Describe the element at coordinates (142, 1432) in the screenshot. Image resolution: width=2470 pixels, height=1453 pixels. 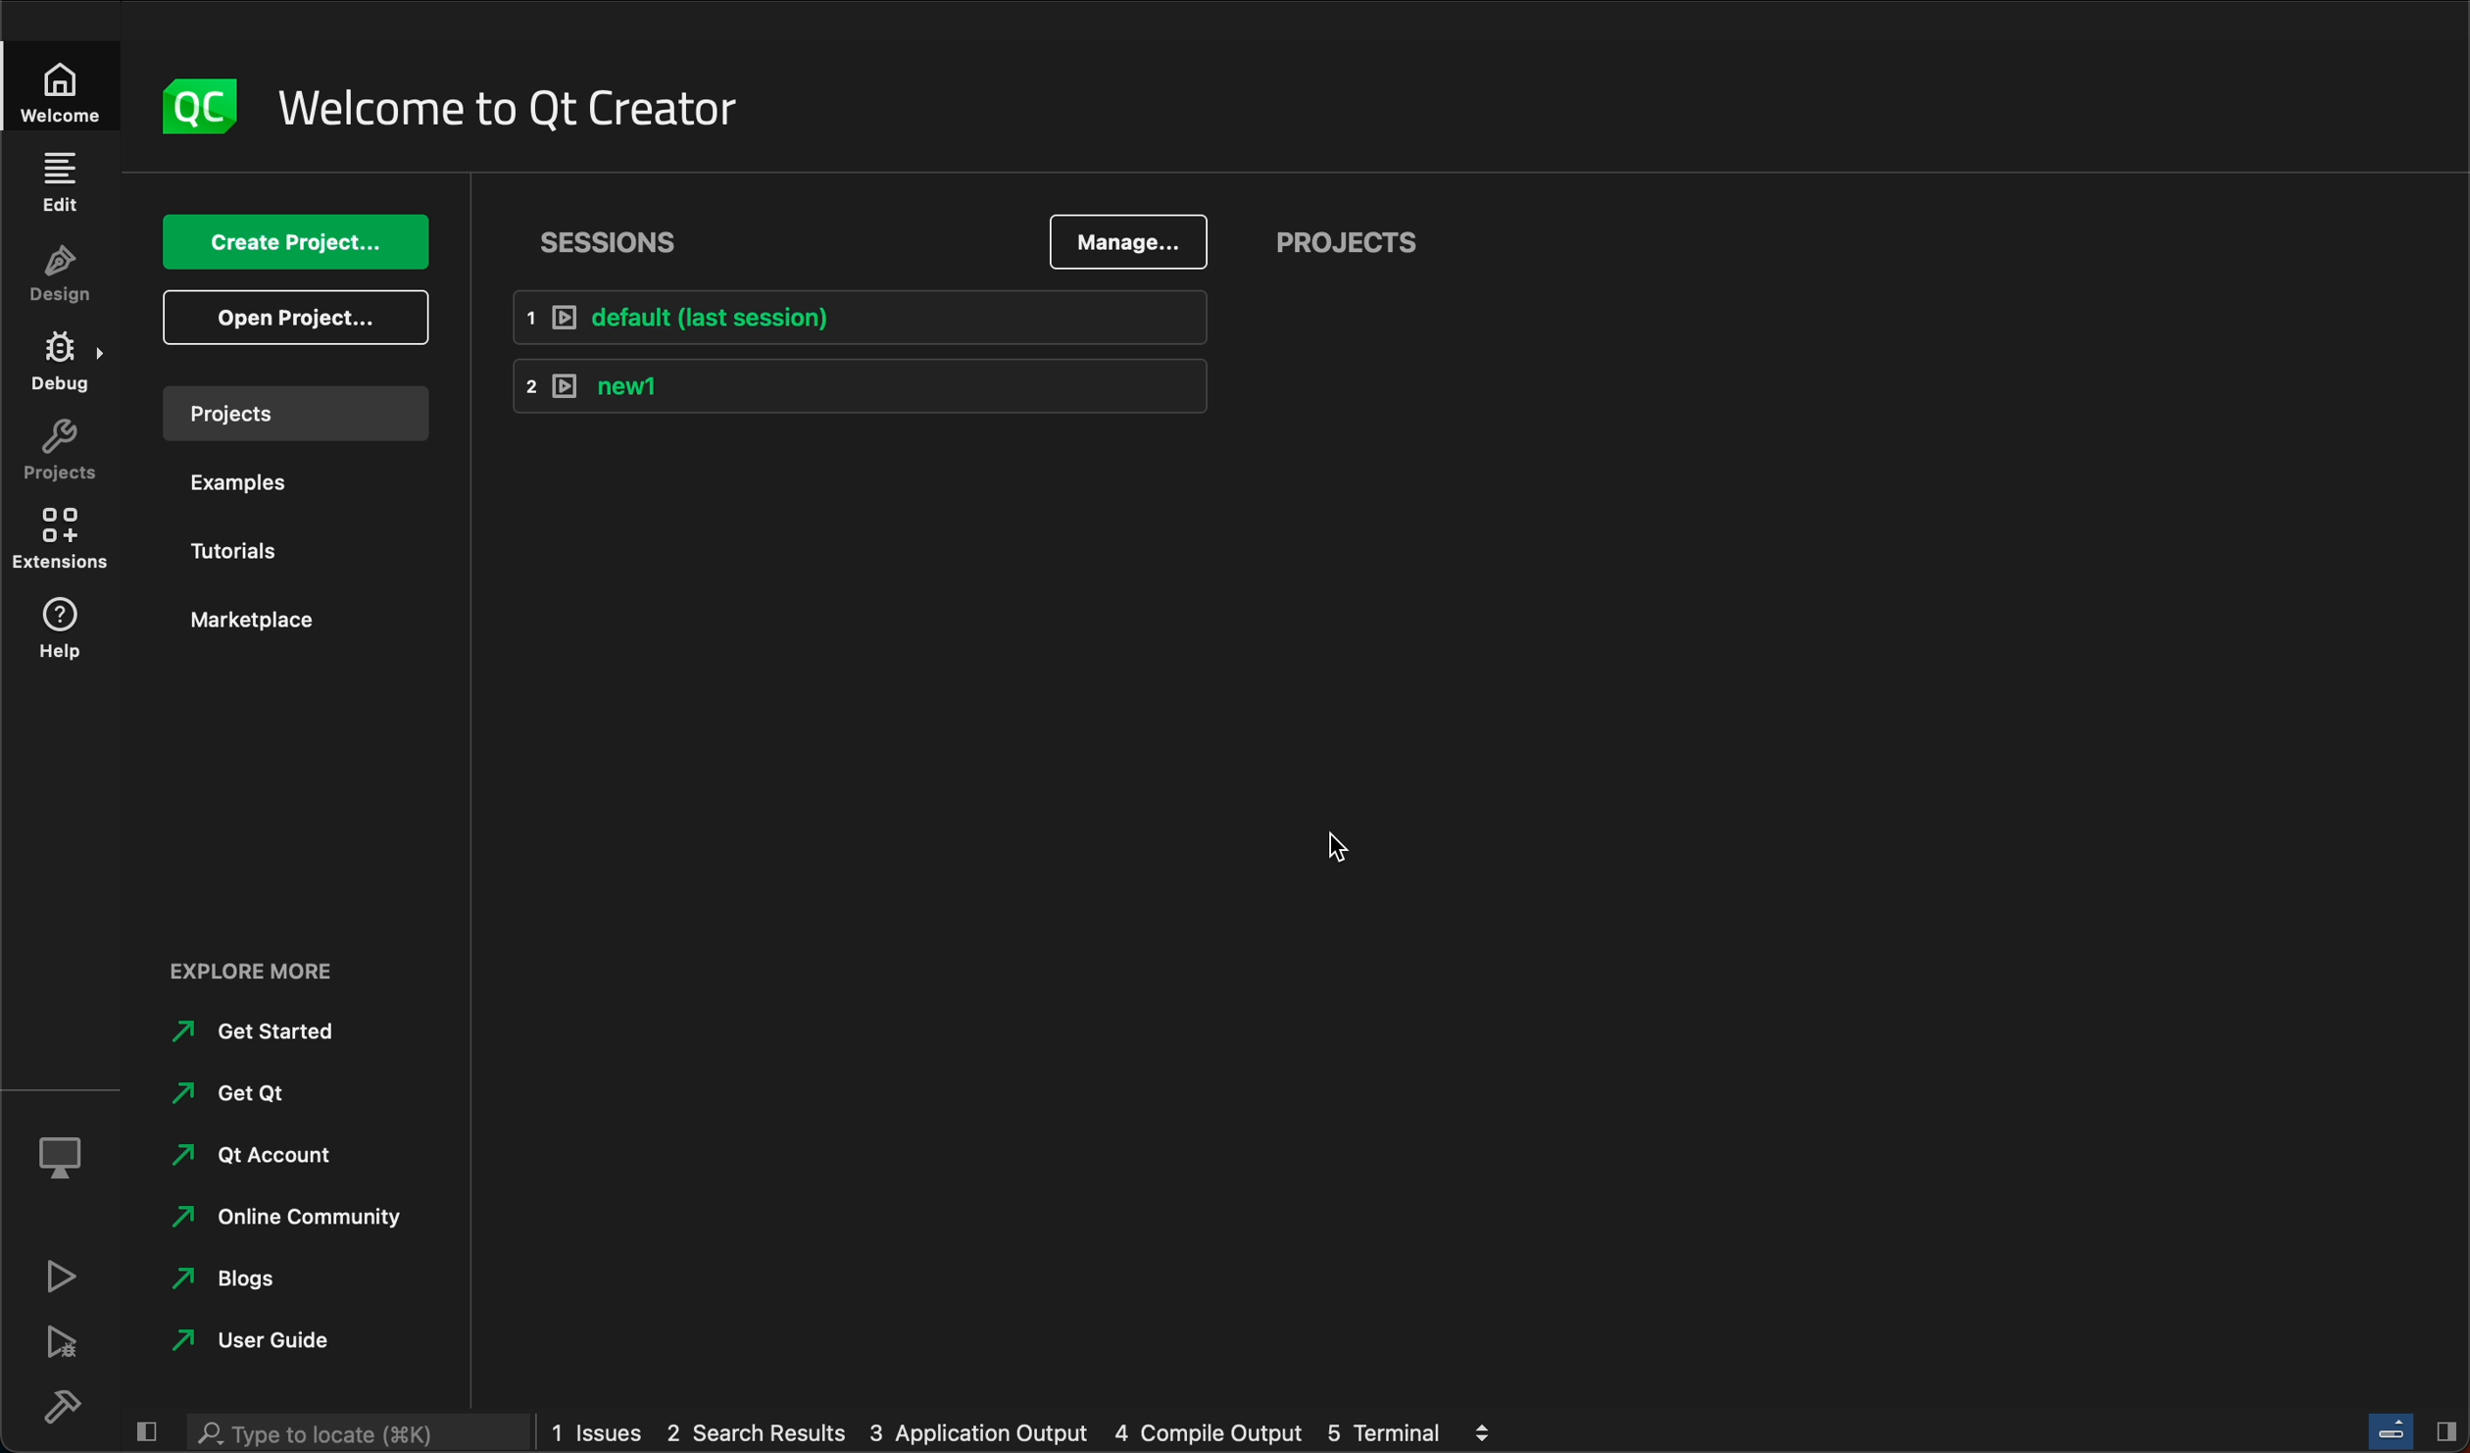
I see `hide/show left sidebar` at that location.